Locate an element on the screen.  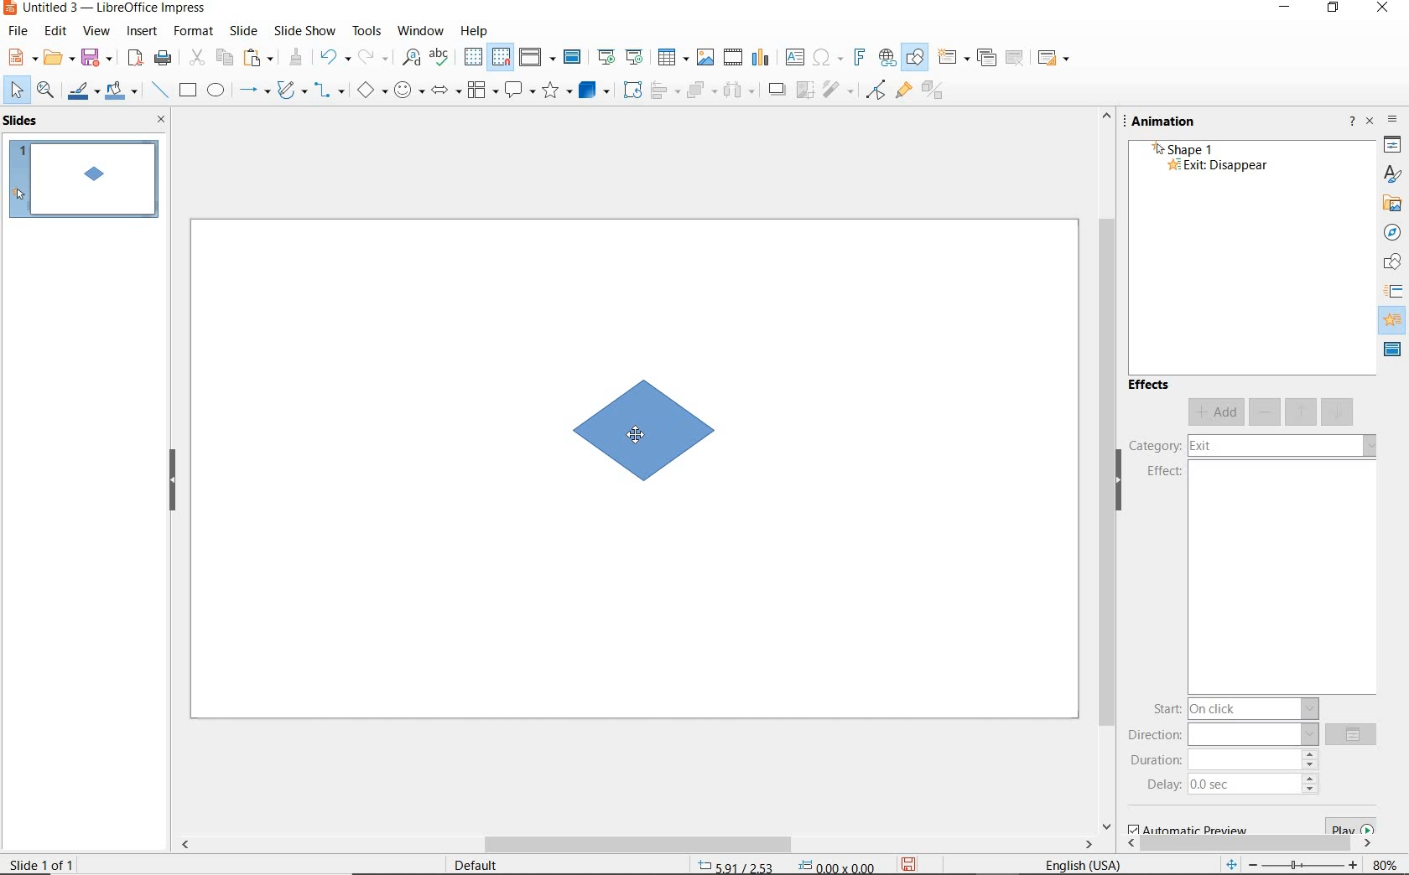
insert chart is located at coordinates (760, 59).